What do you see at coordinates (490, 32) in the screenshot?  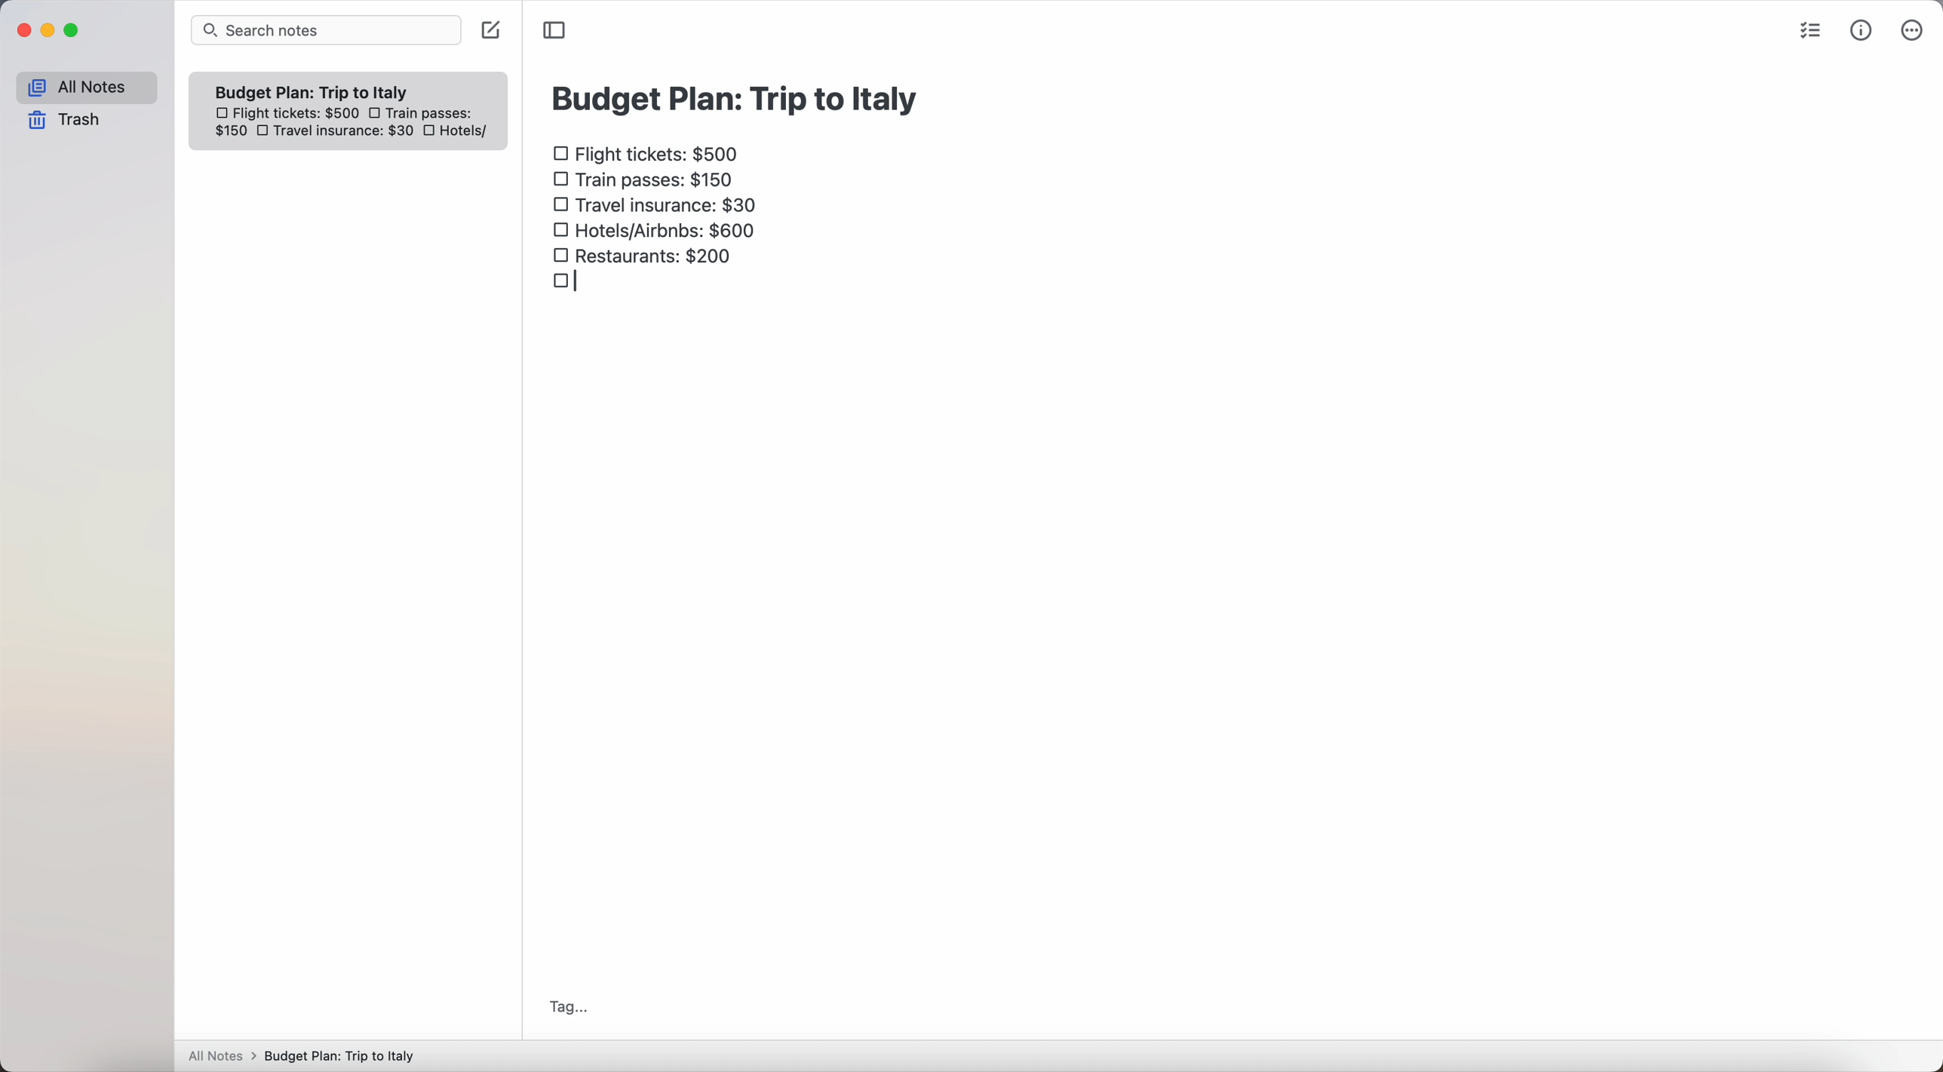 I see `create note` at bounding box center [490, 32].